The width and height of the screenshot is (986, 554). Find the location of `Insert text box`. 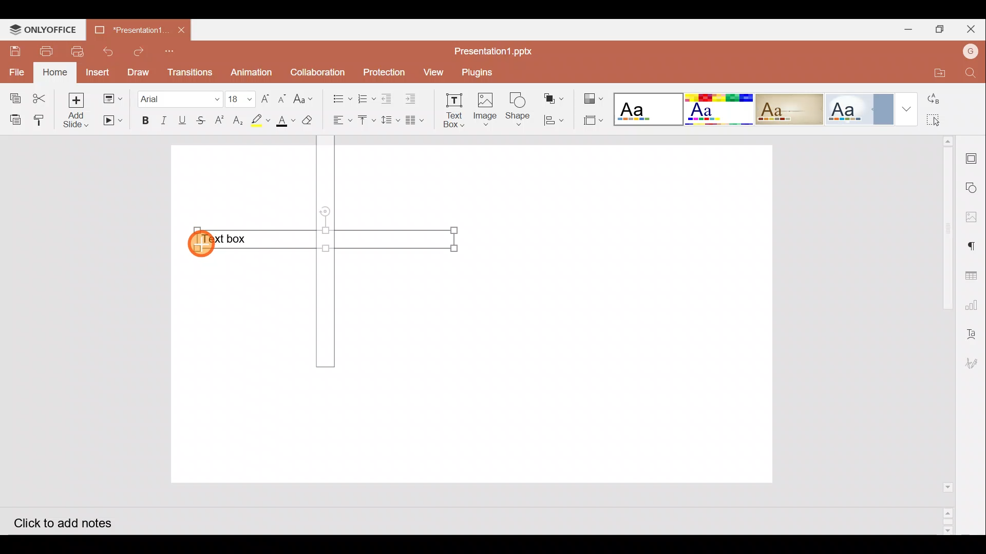

Insert text box is located at coordinates (452, 110).